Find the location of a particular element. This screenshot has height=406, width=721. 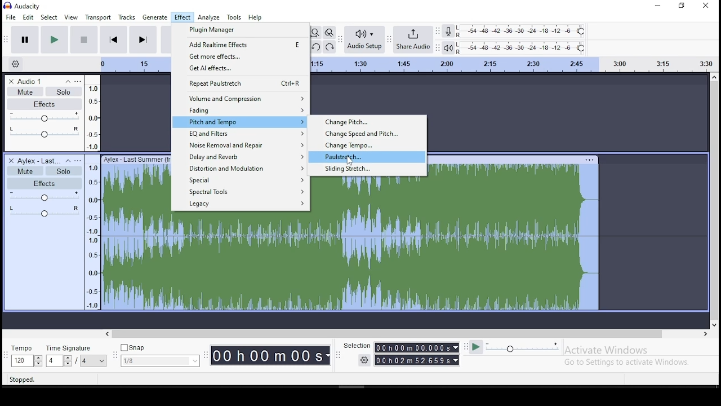

volume is located at coordinates (45, 118).